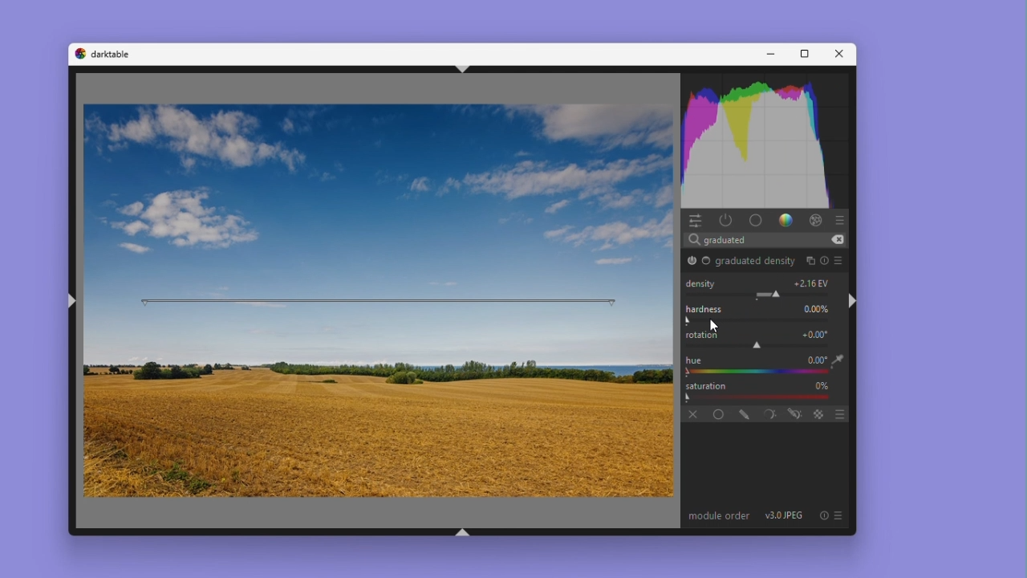  I want to click on presets, so click(842, 218).